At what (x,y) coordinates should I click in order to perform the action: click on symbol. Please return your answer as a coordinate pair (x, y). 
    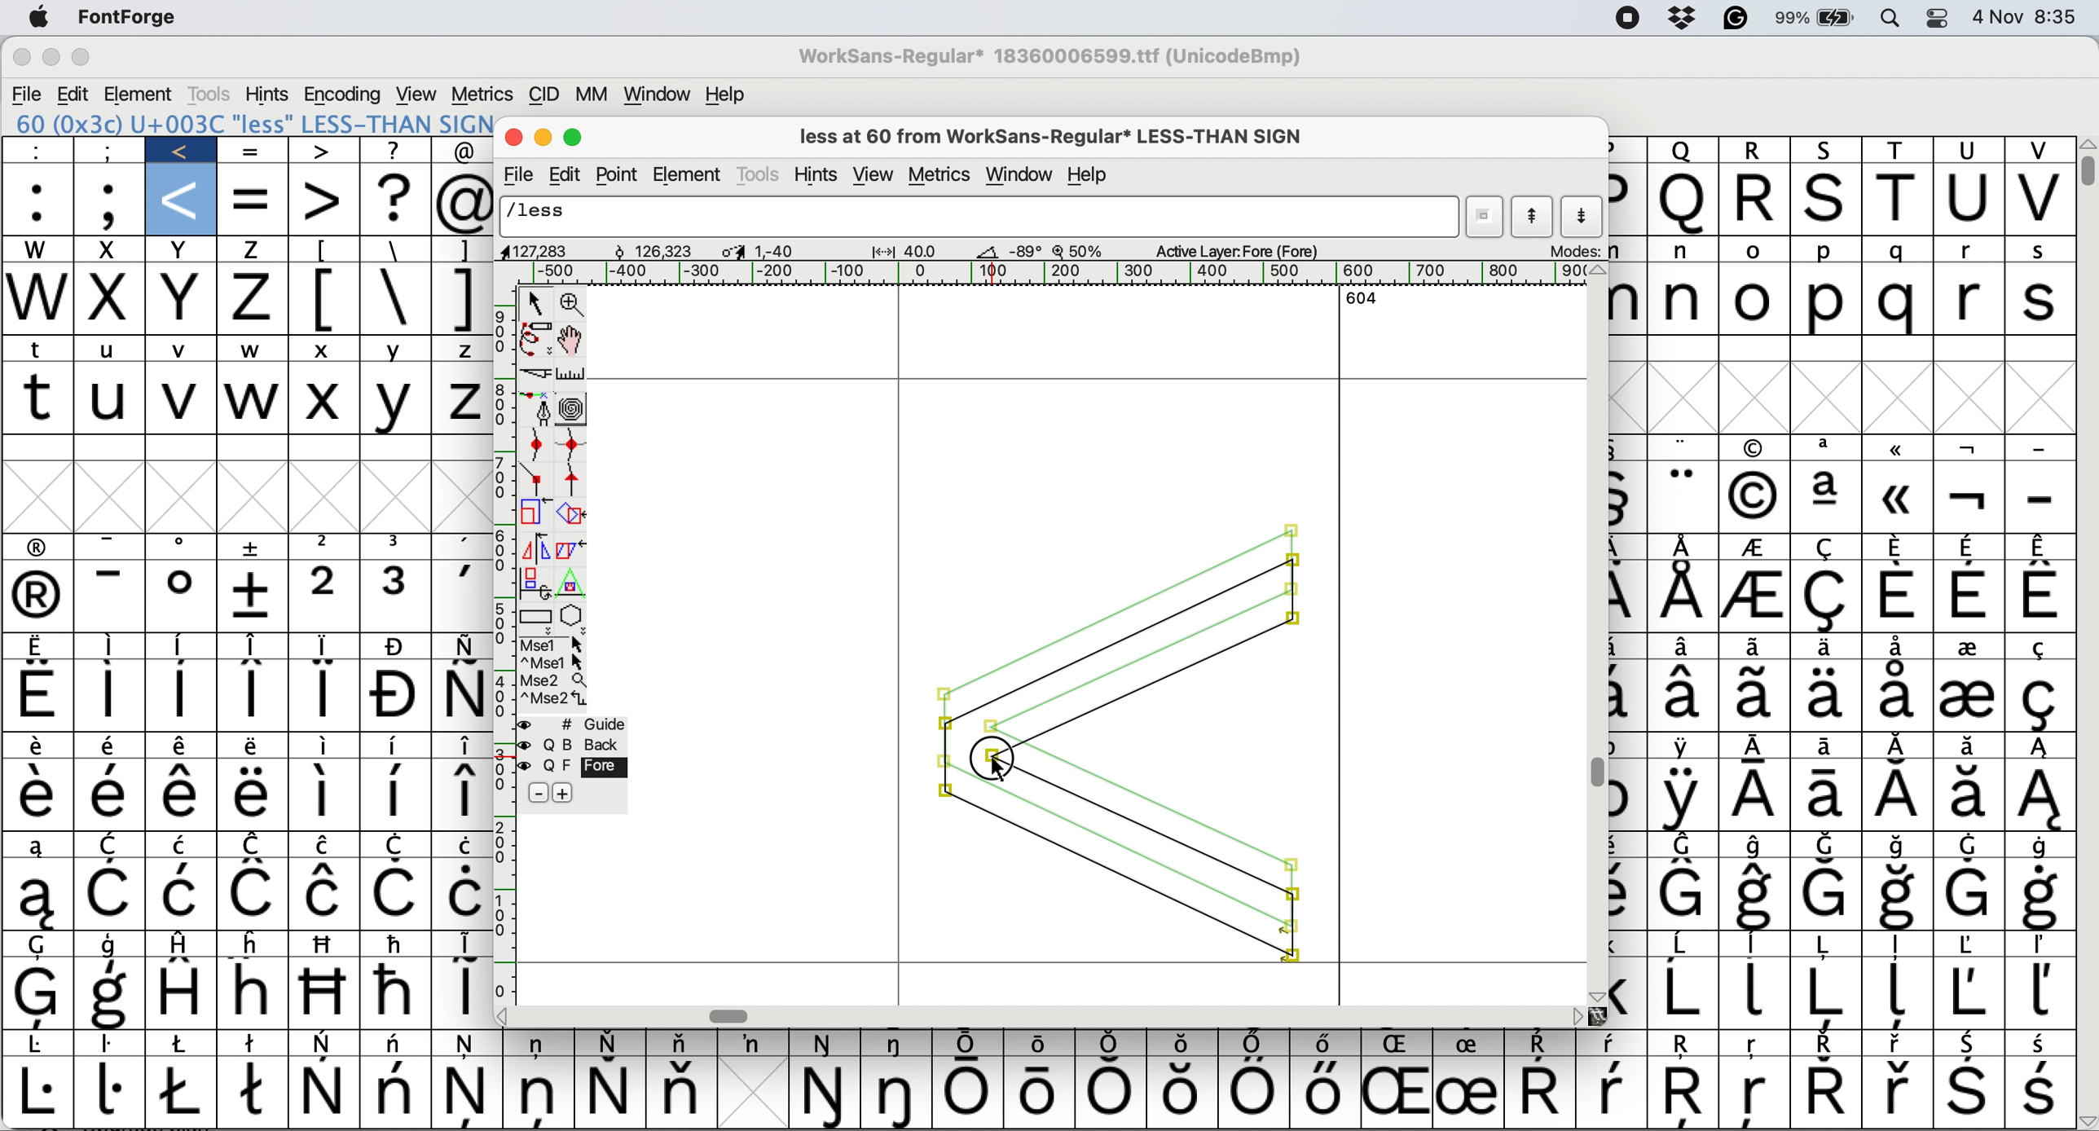
    Looking at the image, I should click on (1626, 800).